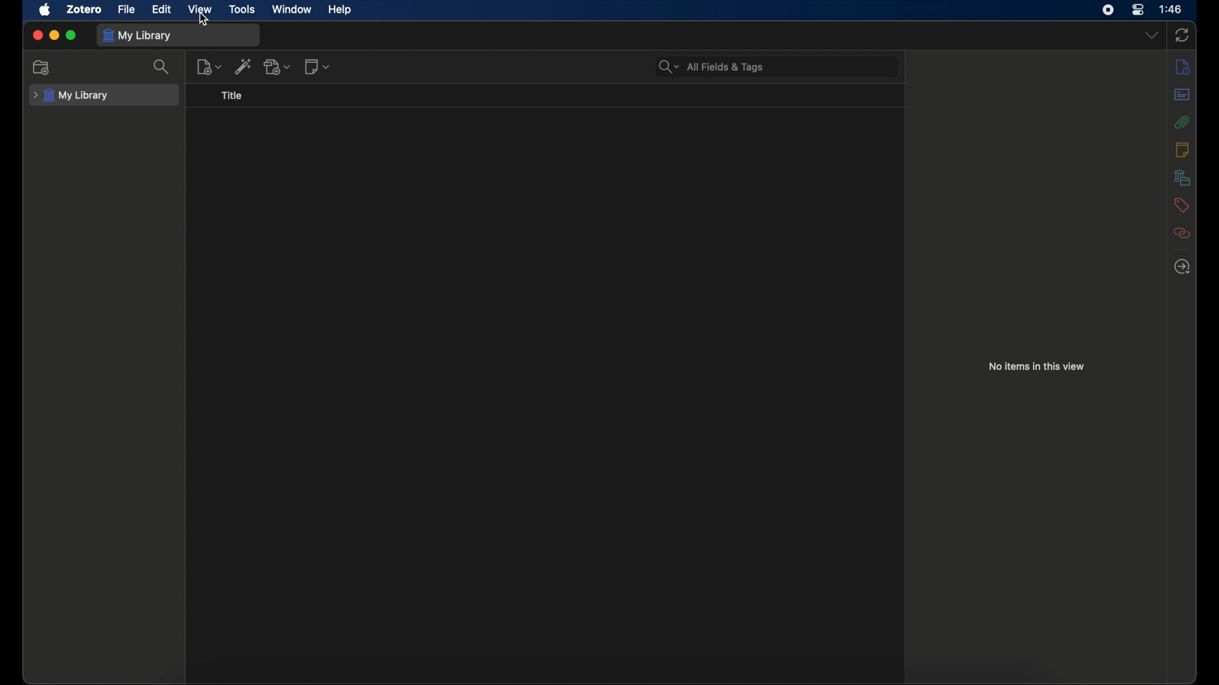 The width and height of the screenshot is (1219, 685). I want to click on screen recorder, so click(1108, 10).